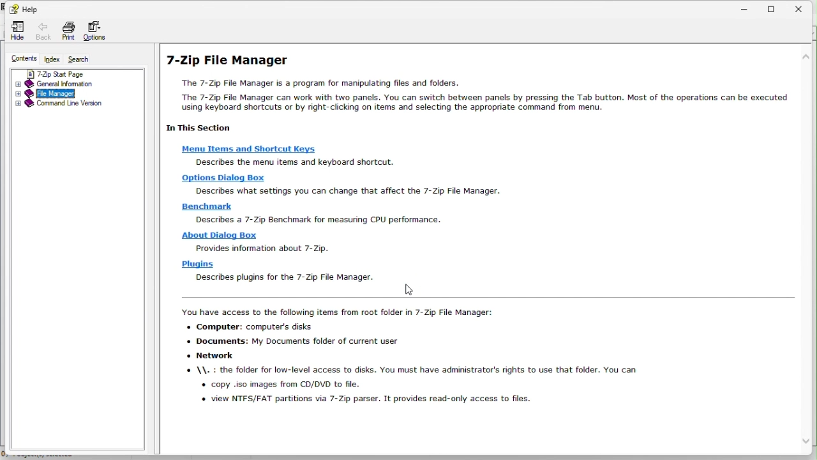 The height and width of the screenshot is (460, 817). I want to click on In this selection, so click(200, 131).